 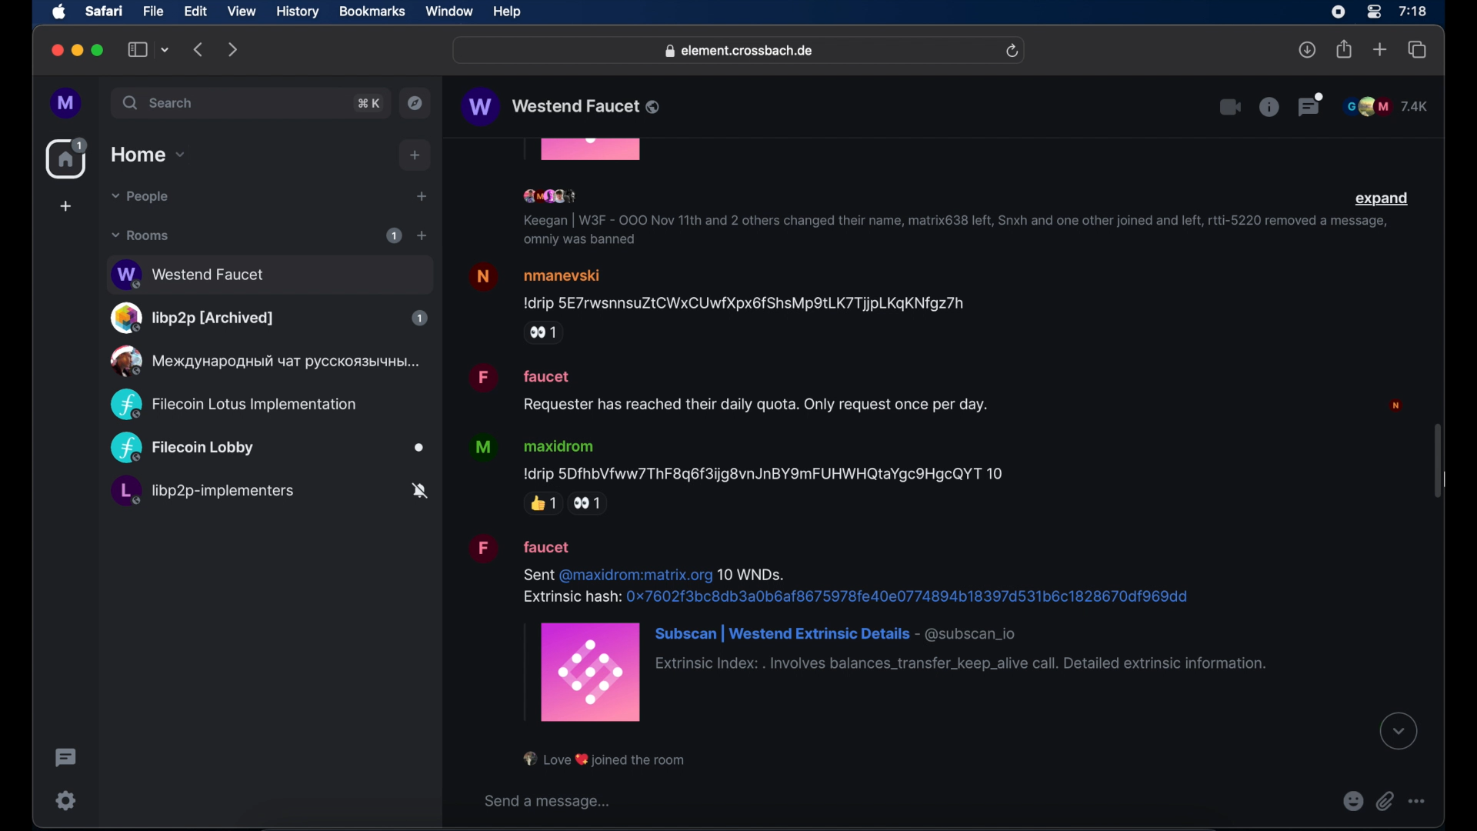 I want to click on scroll bar, so click(x=1437, y=462).